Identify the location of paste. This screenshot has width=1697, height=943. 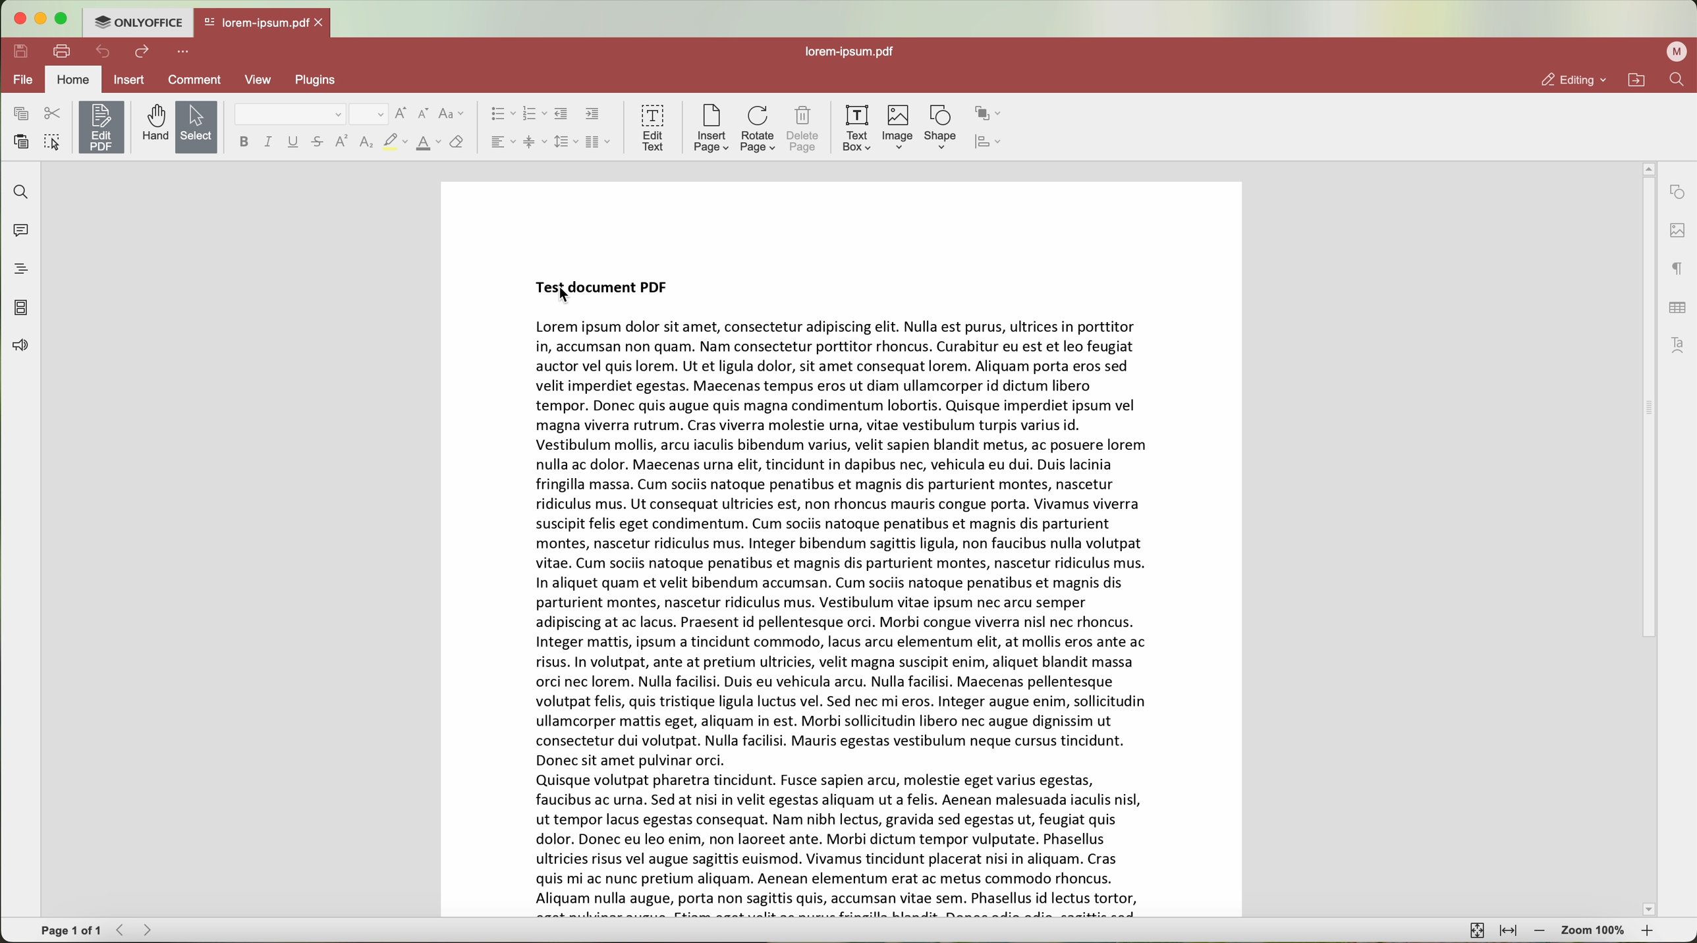
(22, 144).